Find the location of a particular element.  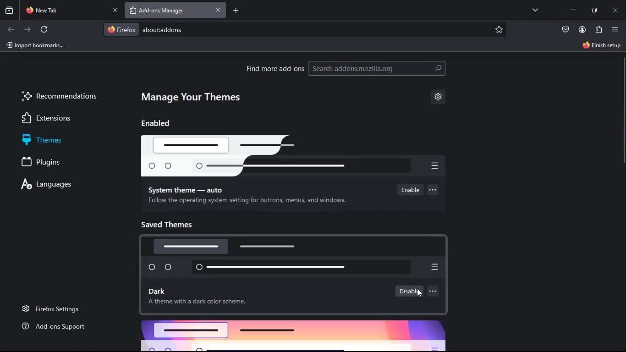

logo is located at coordinates (299, 156).